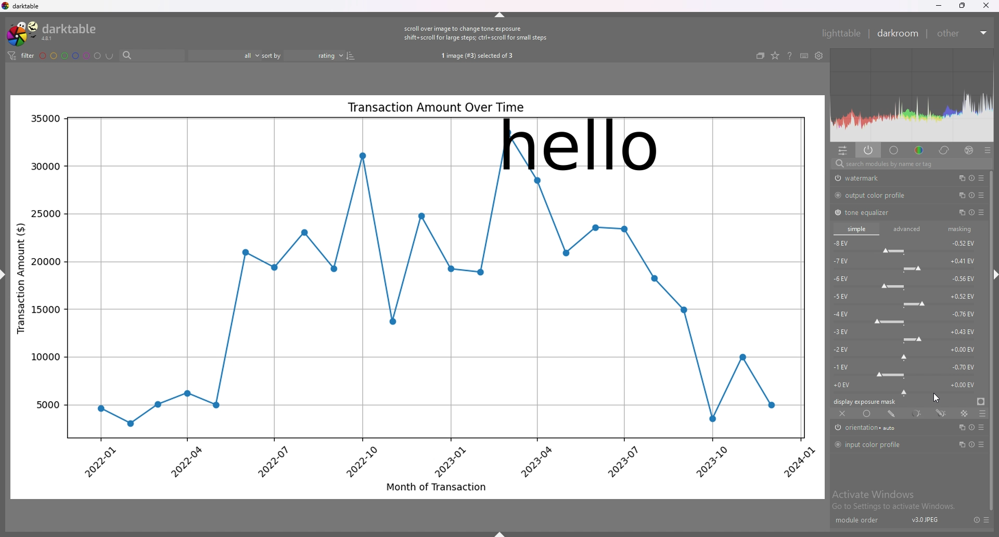 This screenshot has height=537, width=999. What do you see at coordinates (987, 150) in the screenshot?
I see `presets` at bounding box center [987, 150].